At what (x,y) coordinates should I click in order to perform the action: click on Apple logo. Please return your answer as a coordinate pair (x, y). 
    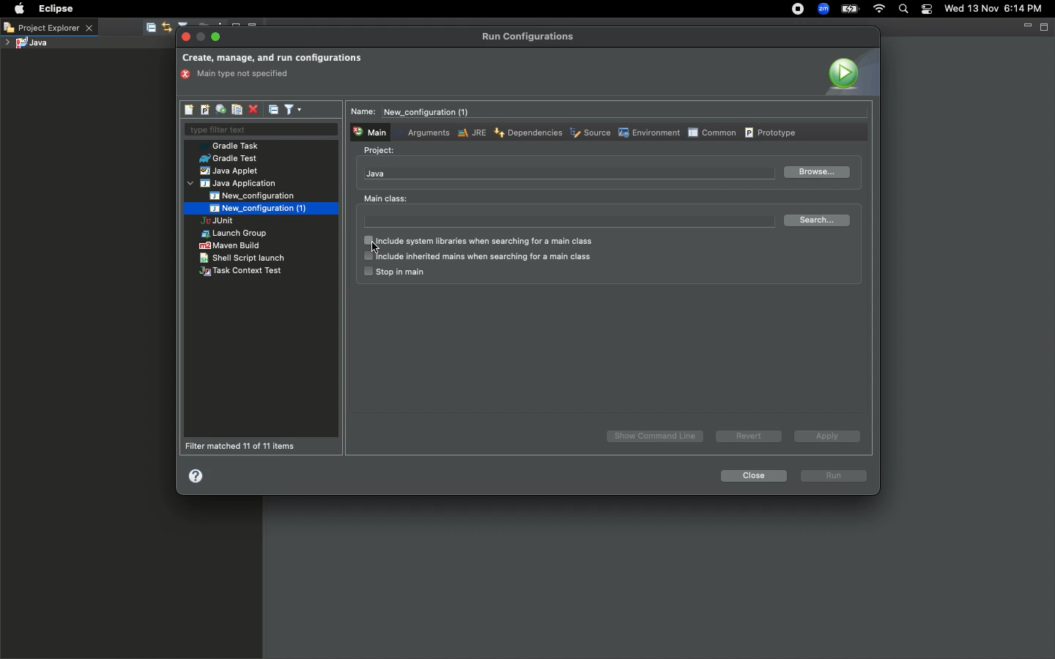
    Looking at the image, I should click on (18, 9).